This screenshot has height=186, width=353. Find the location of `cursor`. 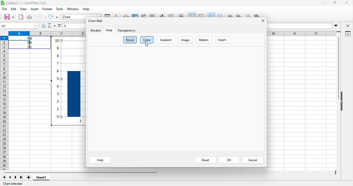

cursor is located at coordinates (148, 44).